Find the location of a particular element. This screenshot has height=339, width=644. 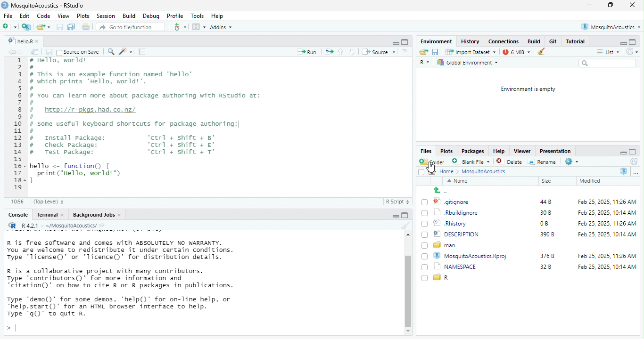

Build is located at coordinates (129, 16).